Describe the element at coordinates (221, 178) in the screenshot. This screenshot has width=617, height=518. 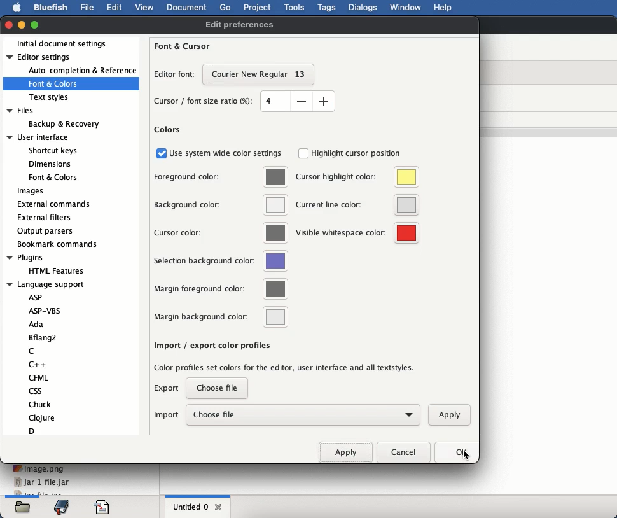
I see `foreground color` at that location.